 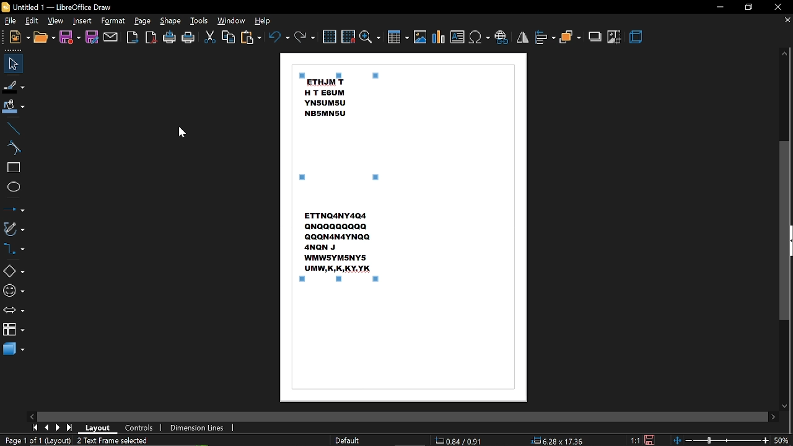 What do you see at coordinates (229, 37) in the screenshot?
I see `copy ` at bounding box center [229, 37].